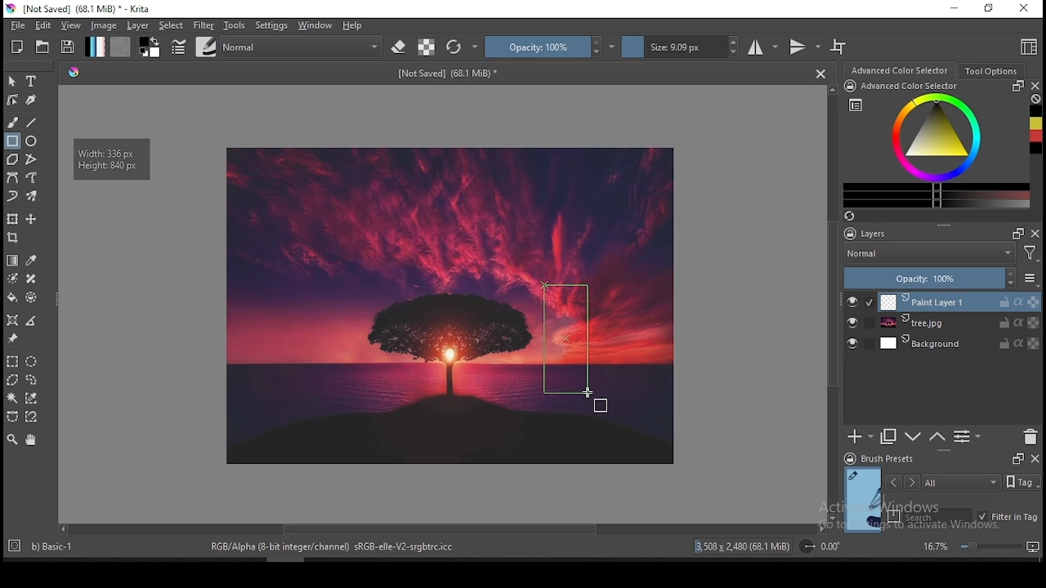 This screenshot has width=1046, height=588. I want to click on gradient fill, so click(96, 47).